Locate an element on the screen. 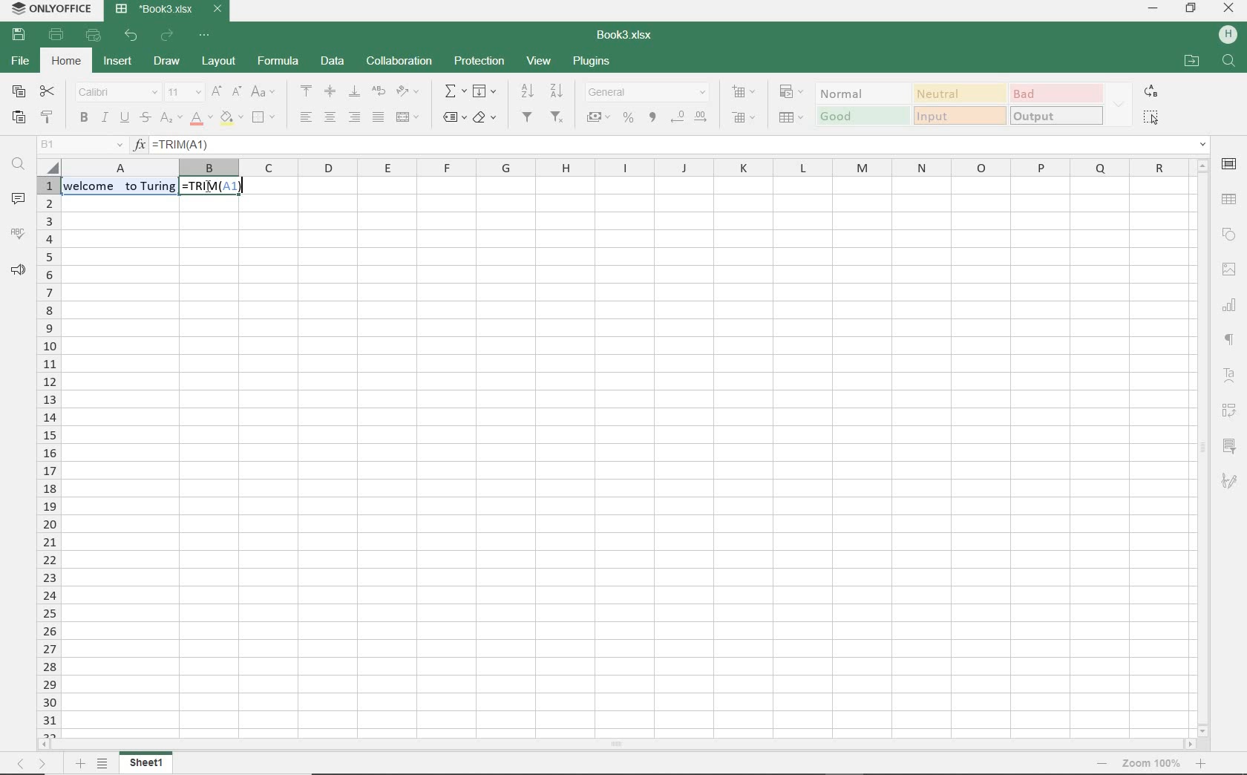  layout is located at coordinates (220, 62).